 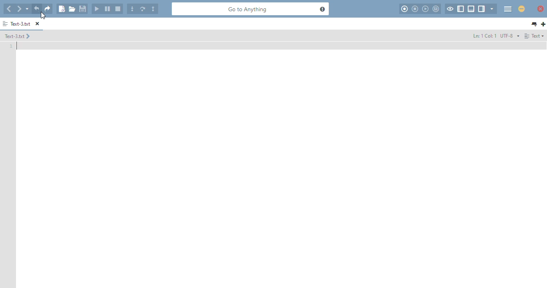 I want to click on recent locations, so click(x=27, y=8).